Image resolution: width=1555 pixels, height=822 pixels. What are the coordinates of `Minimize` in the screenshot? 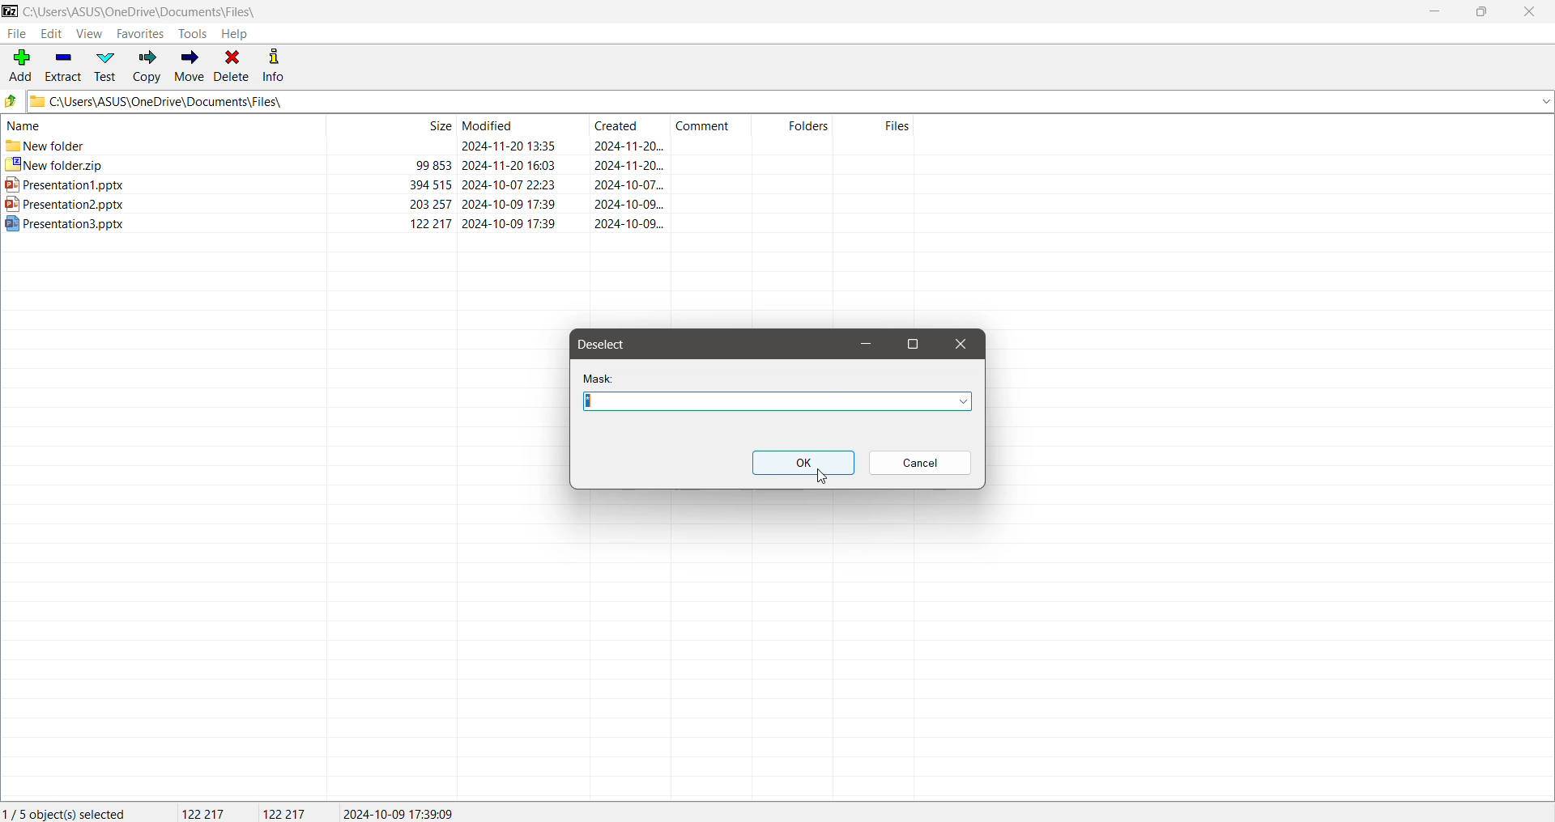 It's located at (865, 345).